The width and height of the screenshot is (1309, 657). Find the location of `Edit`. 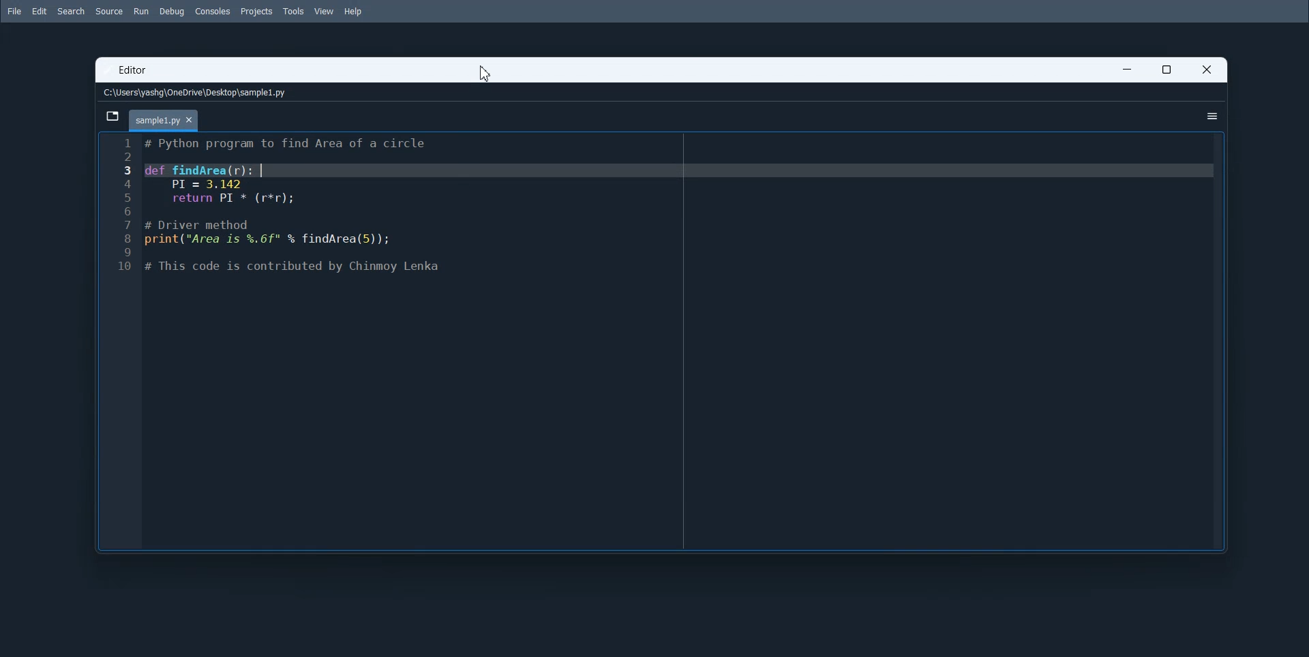

Edit is located at coordinates (39, 12).